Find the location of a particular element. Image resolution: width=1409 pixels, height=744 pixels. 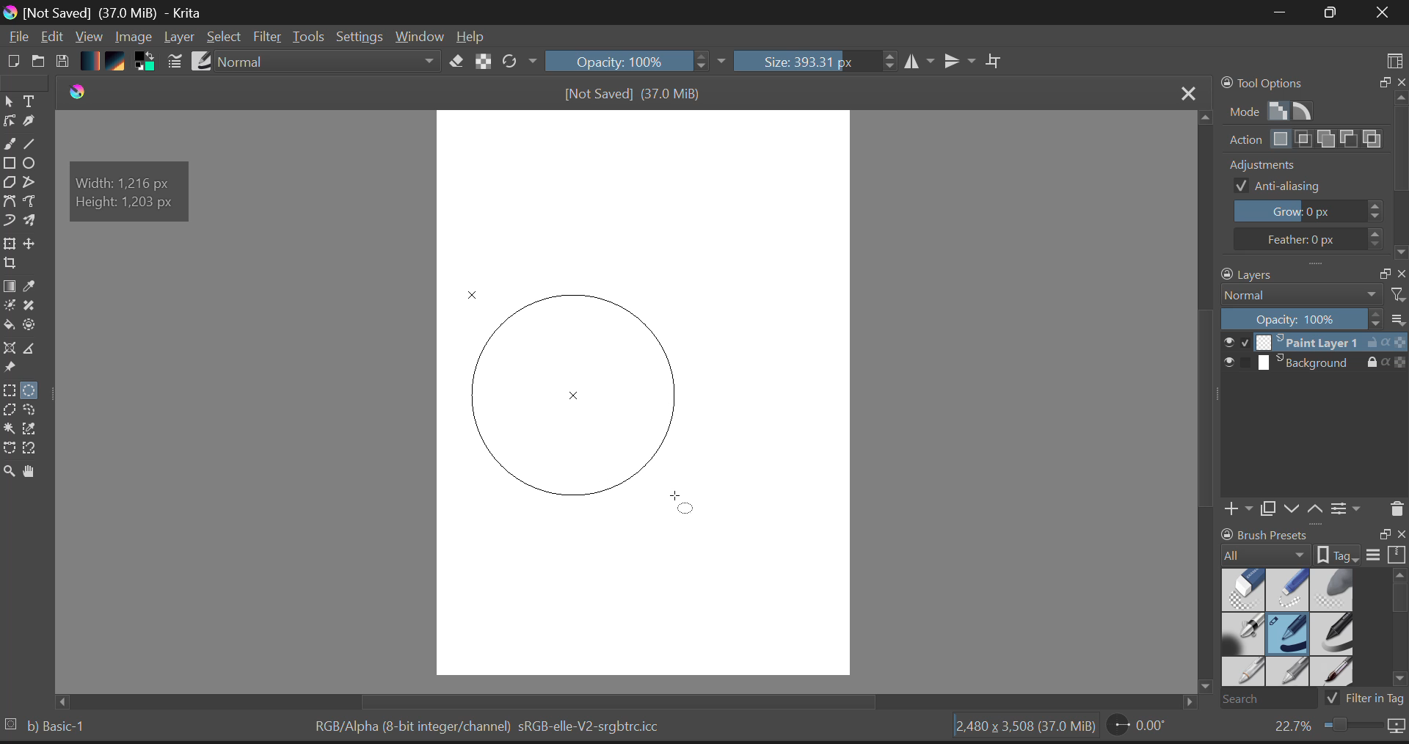

Tools Options Docker is located at coordinates (1312, 167).